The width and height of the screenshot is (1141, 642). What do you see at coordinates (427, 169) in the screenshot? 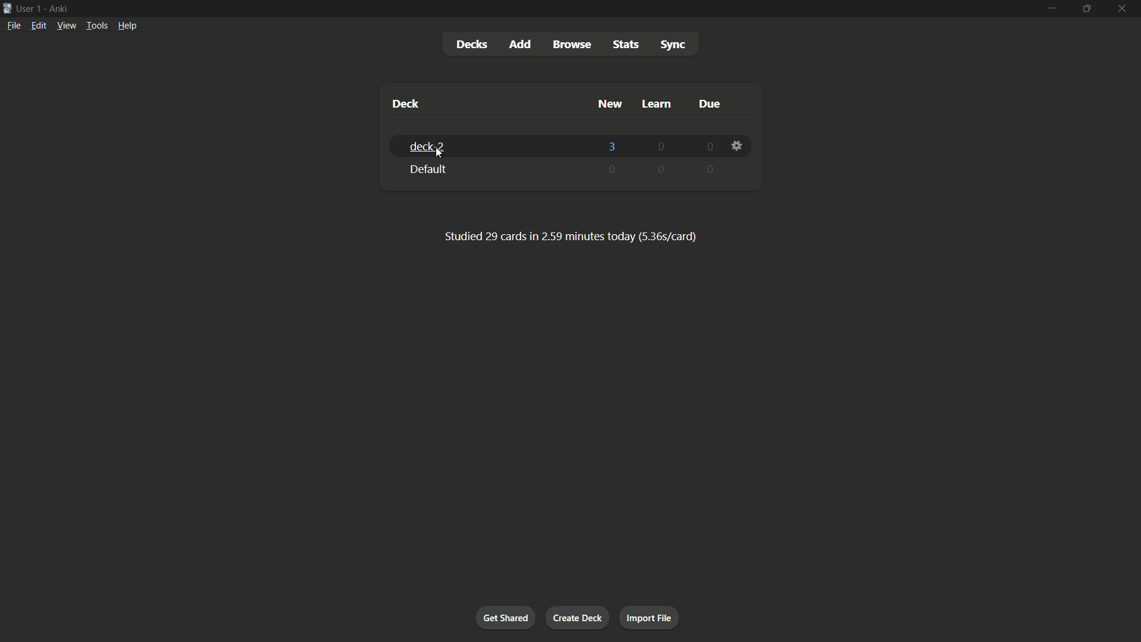
I see `default` at bounding box center [427, 169].